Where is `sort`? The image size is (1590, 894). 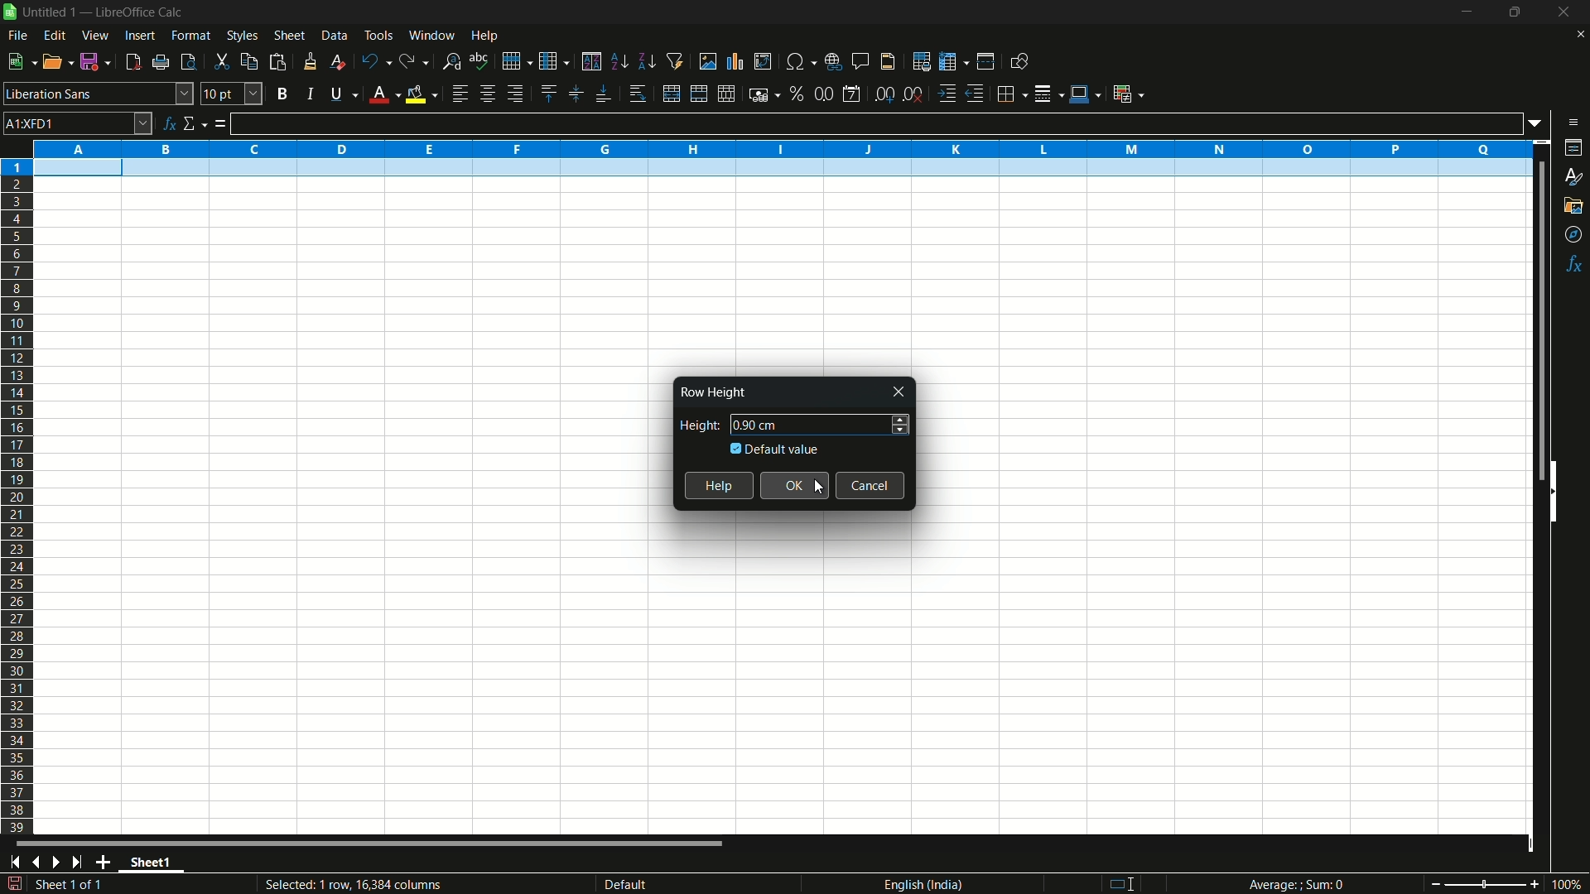
sort is located at coordinates (591, 61).